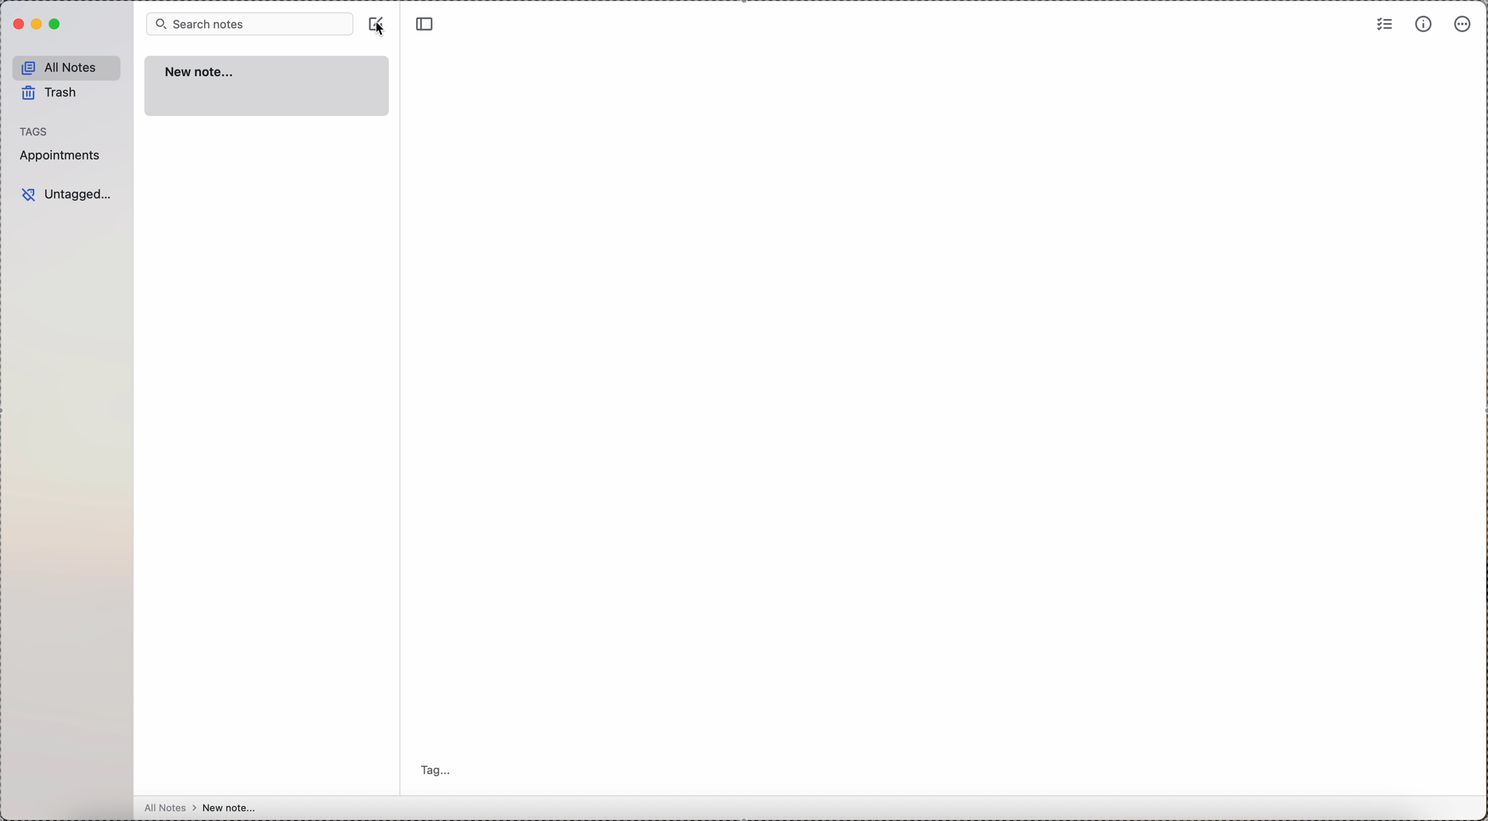 The width and height of the screenshot is (1488, 821). What do you see at coordinates (199, 808) in the screenshot?
I see `all notes > new note...` at bounding box center [199, 808].